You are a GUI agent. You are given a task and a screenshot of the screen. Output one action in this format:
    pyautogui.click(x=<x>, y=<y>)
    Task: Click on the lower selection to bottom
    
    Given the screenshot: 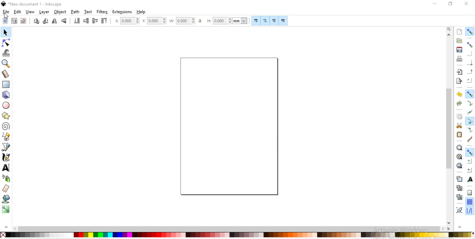 What is the action you would take?
    pyautogui.click(x=77, y=21)
    